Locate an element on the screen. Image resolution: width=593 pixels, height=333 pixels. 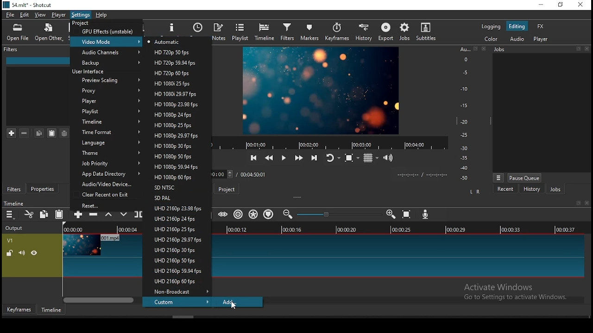
scroll bar is located at coordinates (100, 300).